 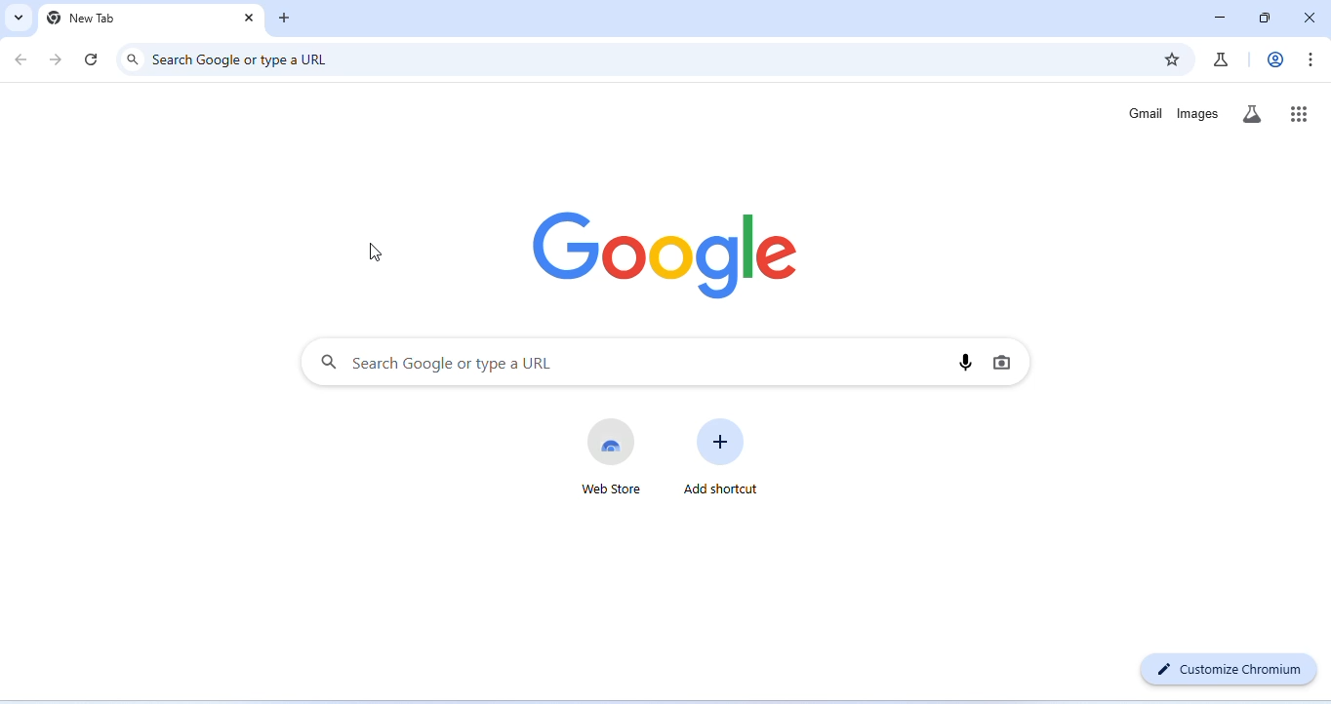 I want to click on refresh, so click(x=93, y=59).